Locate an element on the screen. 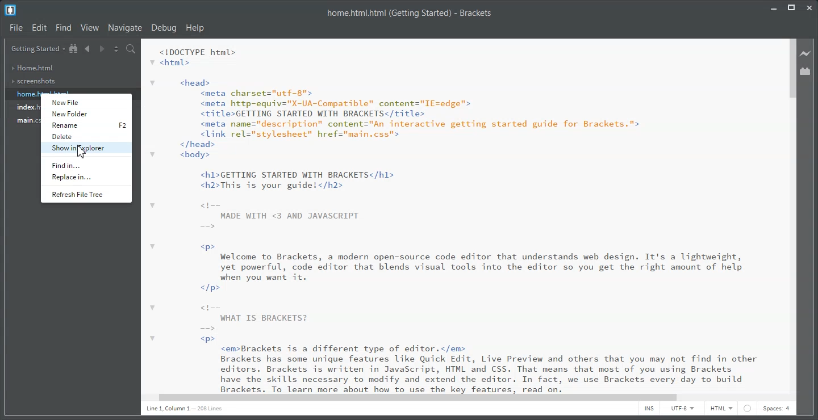  main.css is located at coordinates (26, 121).